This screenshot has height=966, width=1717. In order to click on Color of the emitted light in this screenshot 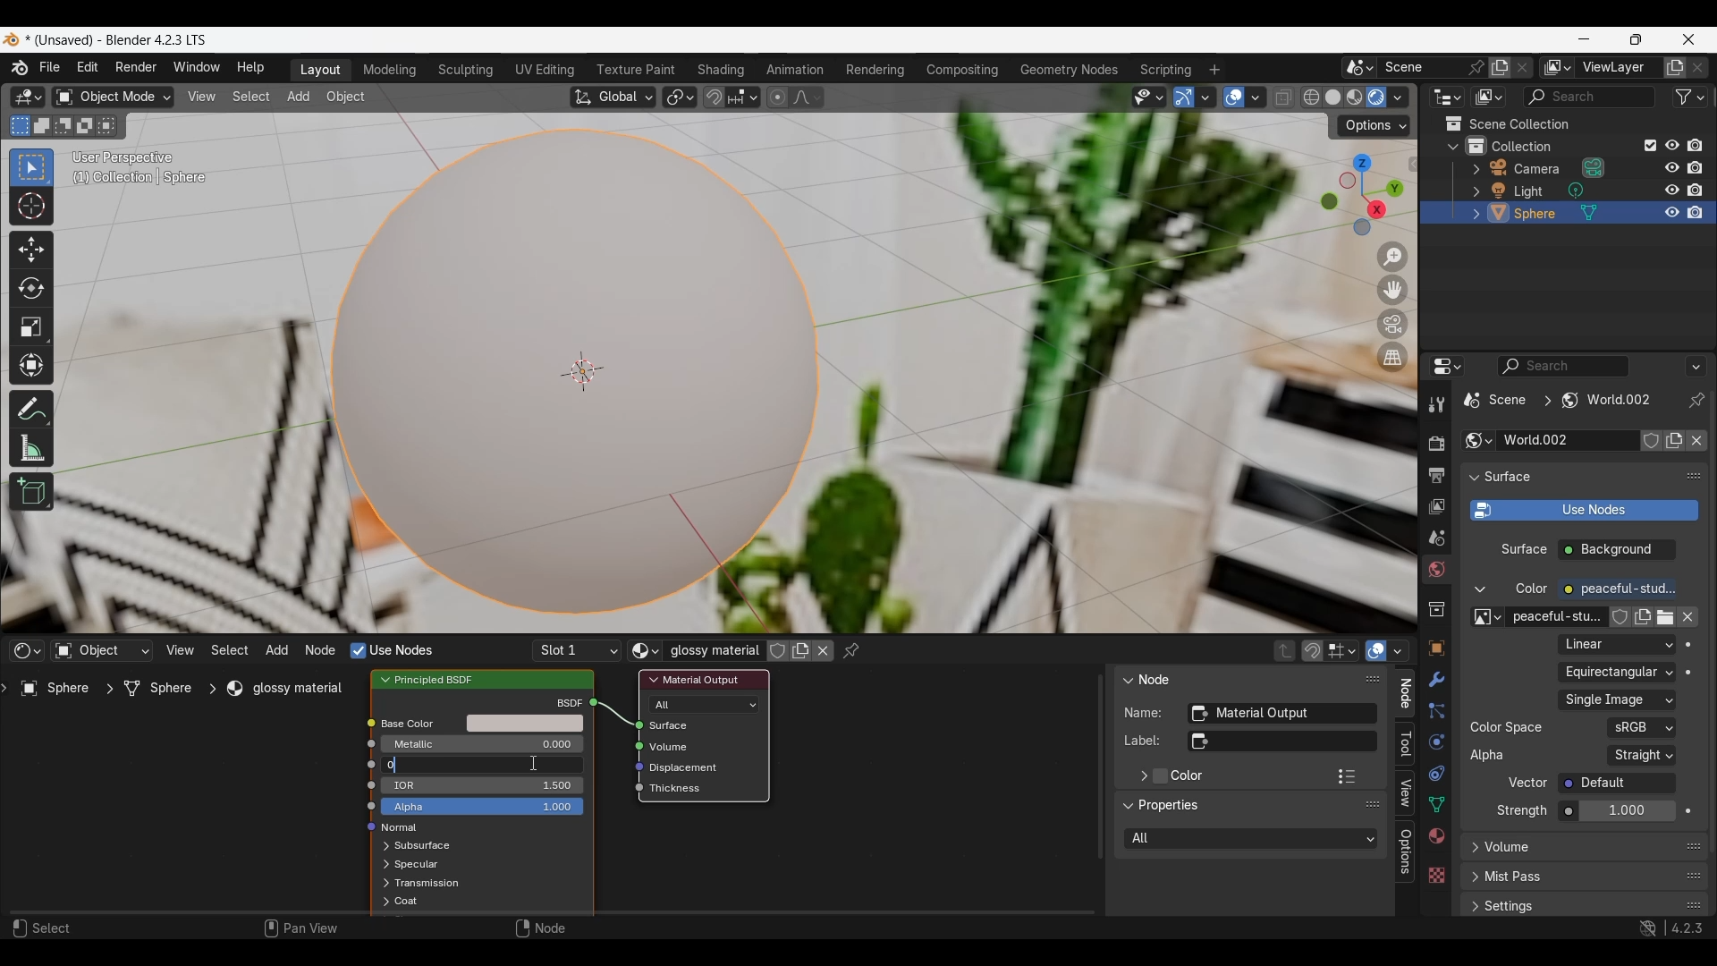, I will do `click(1617, 589)`.